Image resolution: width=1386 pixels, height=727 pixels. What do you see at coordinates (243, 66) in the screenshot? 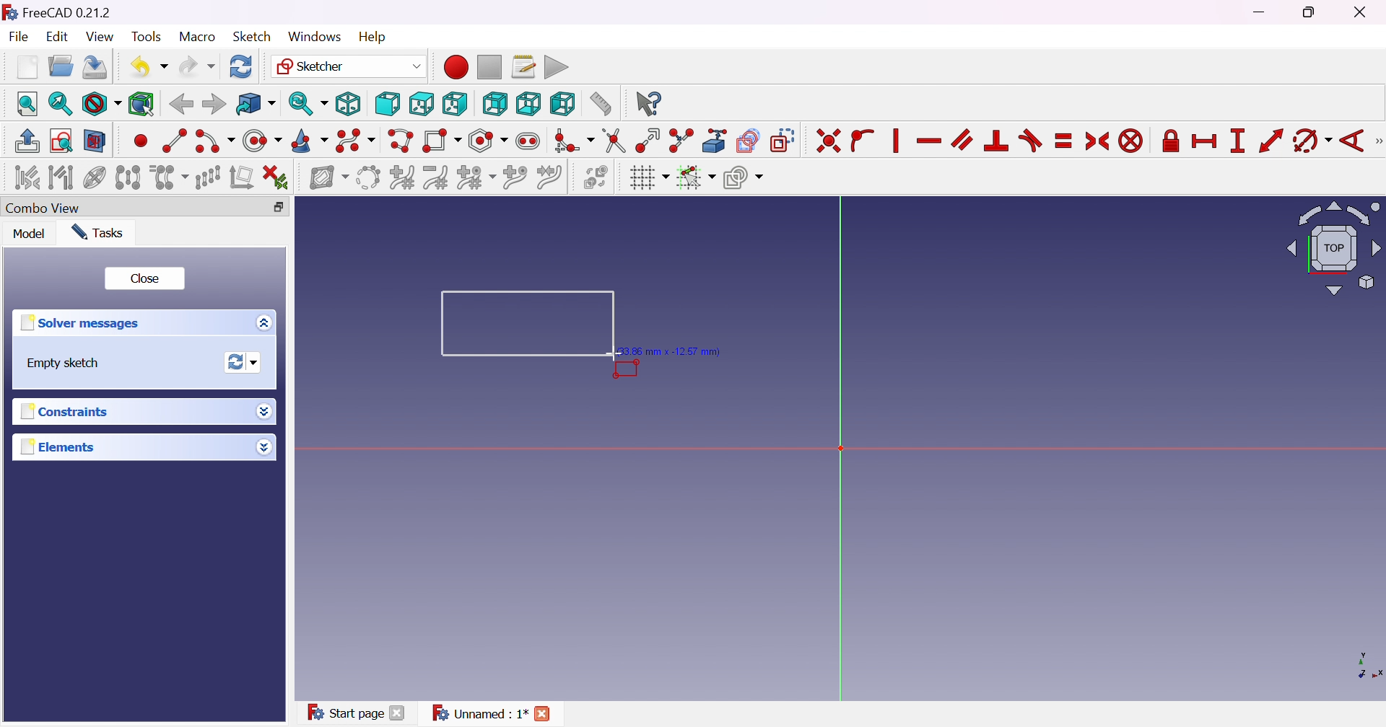
I see `Refresh` at bounding box center [243, 66].